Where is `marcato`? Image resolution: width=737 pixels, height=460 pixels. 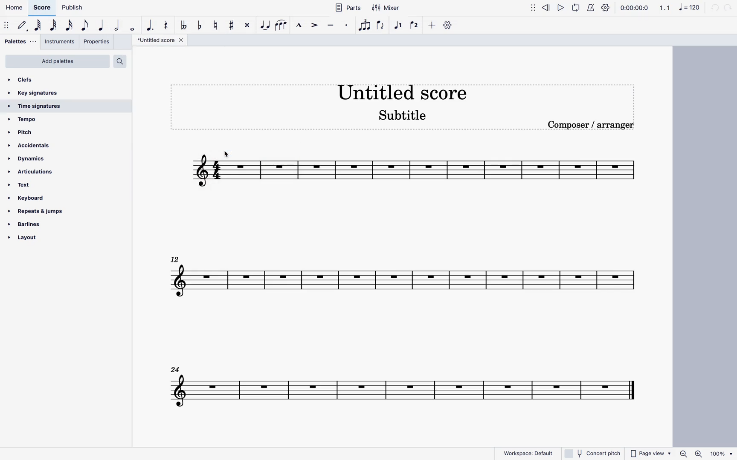 marcato is located at coordinates (298, 25).